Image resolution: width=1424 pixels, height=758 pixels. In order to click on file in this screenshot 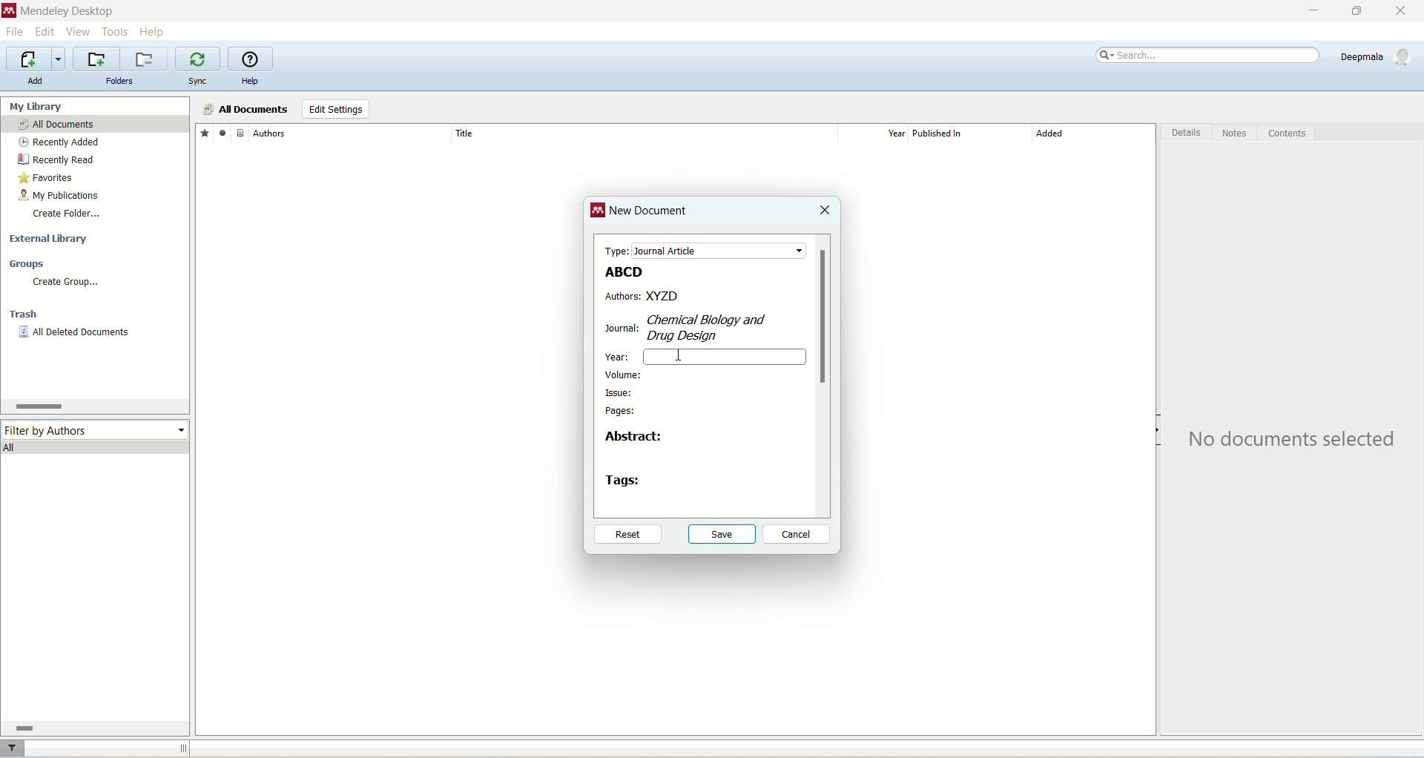, I will do `click(14, 33)`.